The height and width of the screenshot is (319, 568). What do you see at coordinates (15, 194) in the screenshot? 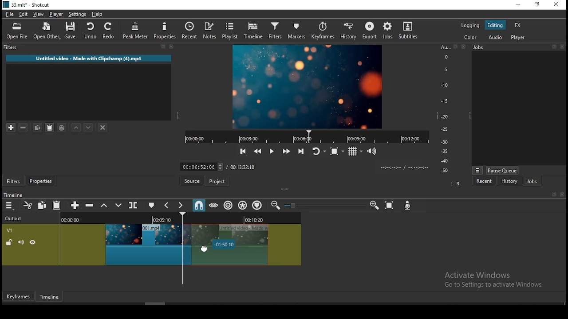
I see `timeline` at bounding box center [15, 194].